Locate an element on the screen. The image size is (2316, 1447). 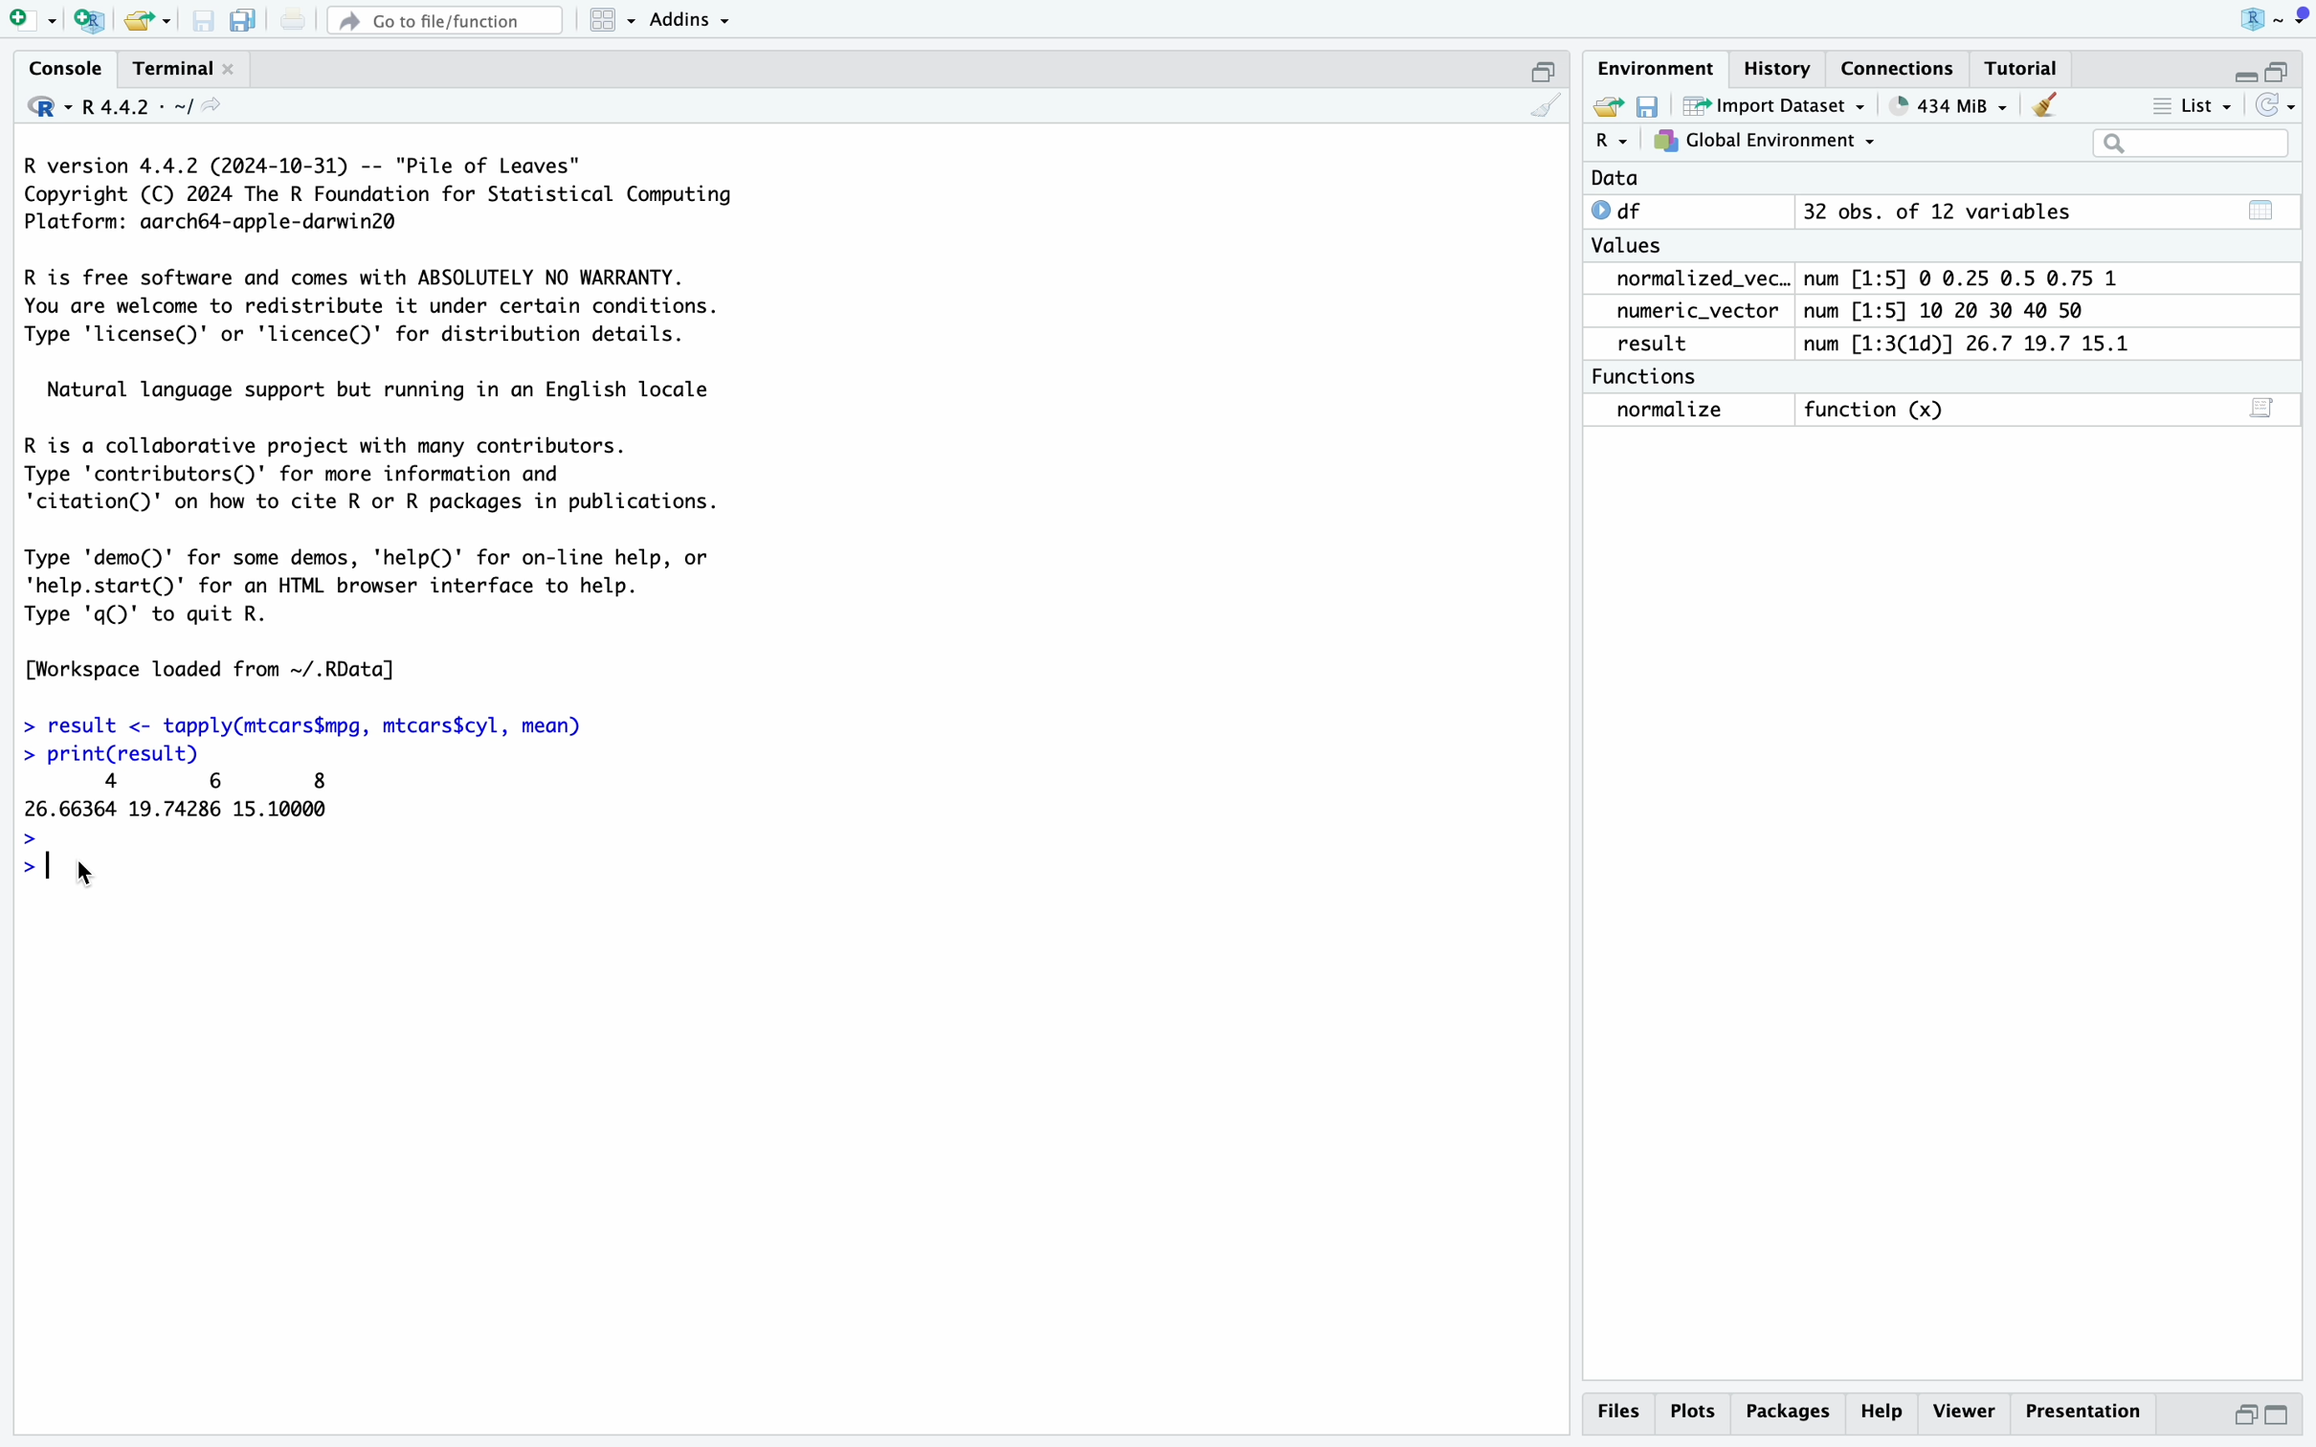
Half hide is located at coordinates (1545, 68).